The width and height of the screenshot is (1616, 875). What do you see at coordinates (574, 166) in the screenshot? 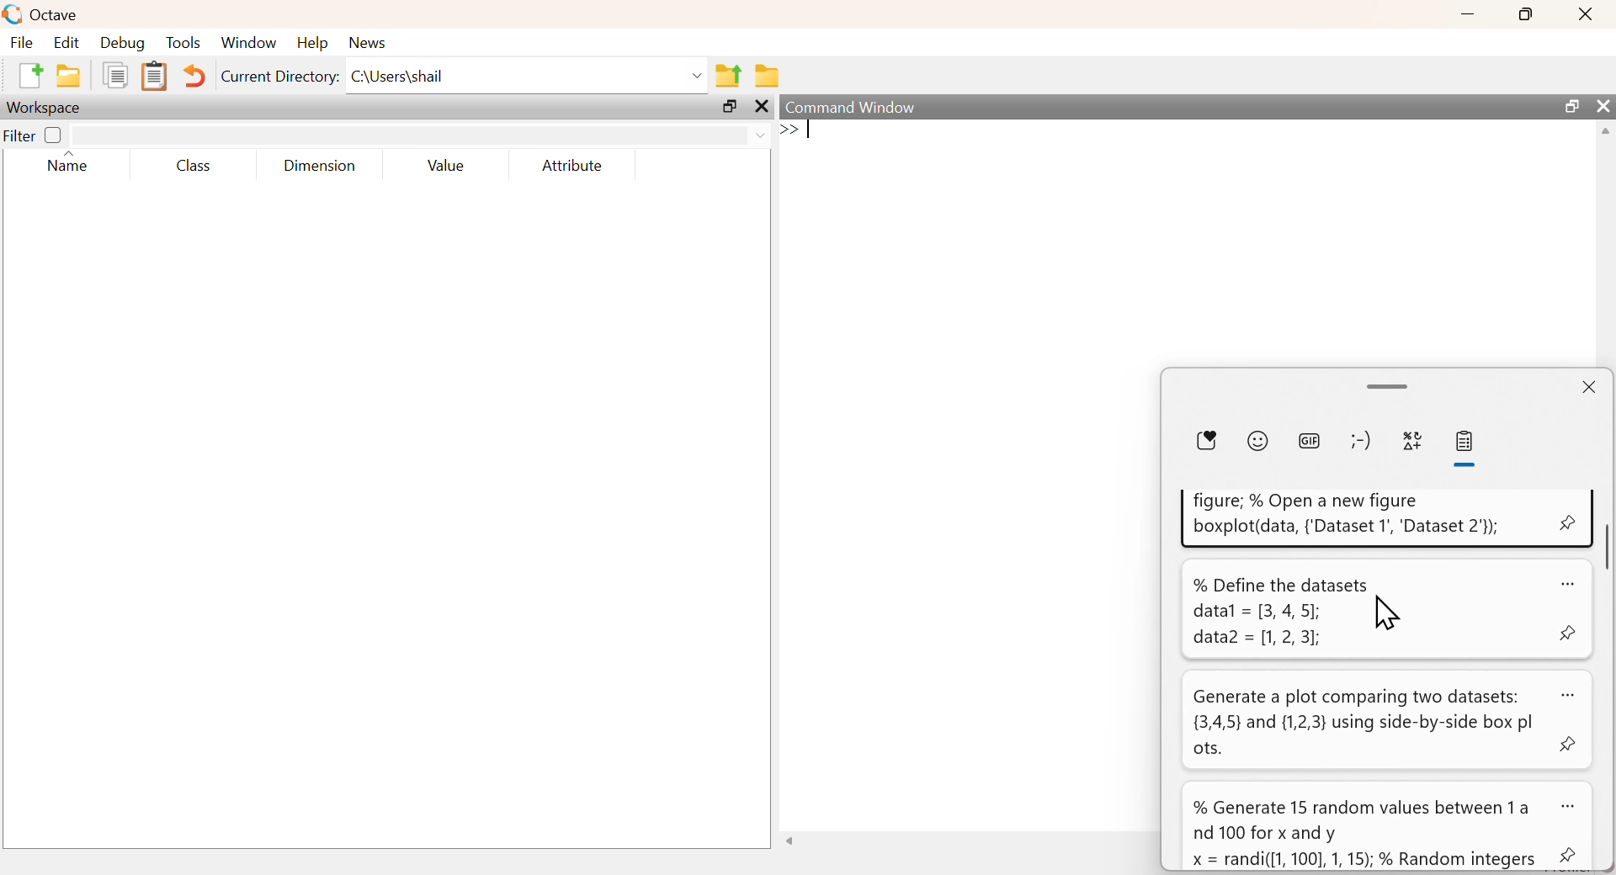
I see `Attribute` at bounding box center [574, 166].